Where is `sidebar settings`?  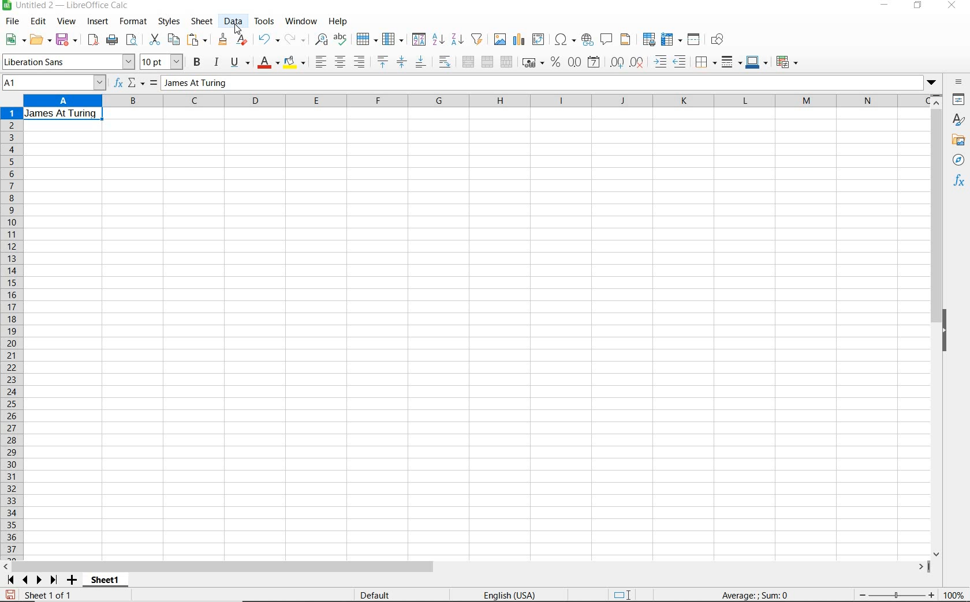 sidebar settings is located at coordinates (958, 82).